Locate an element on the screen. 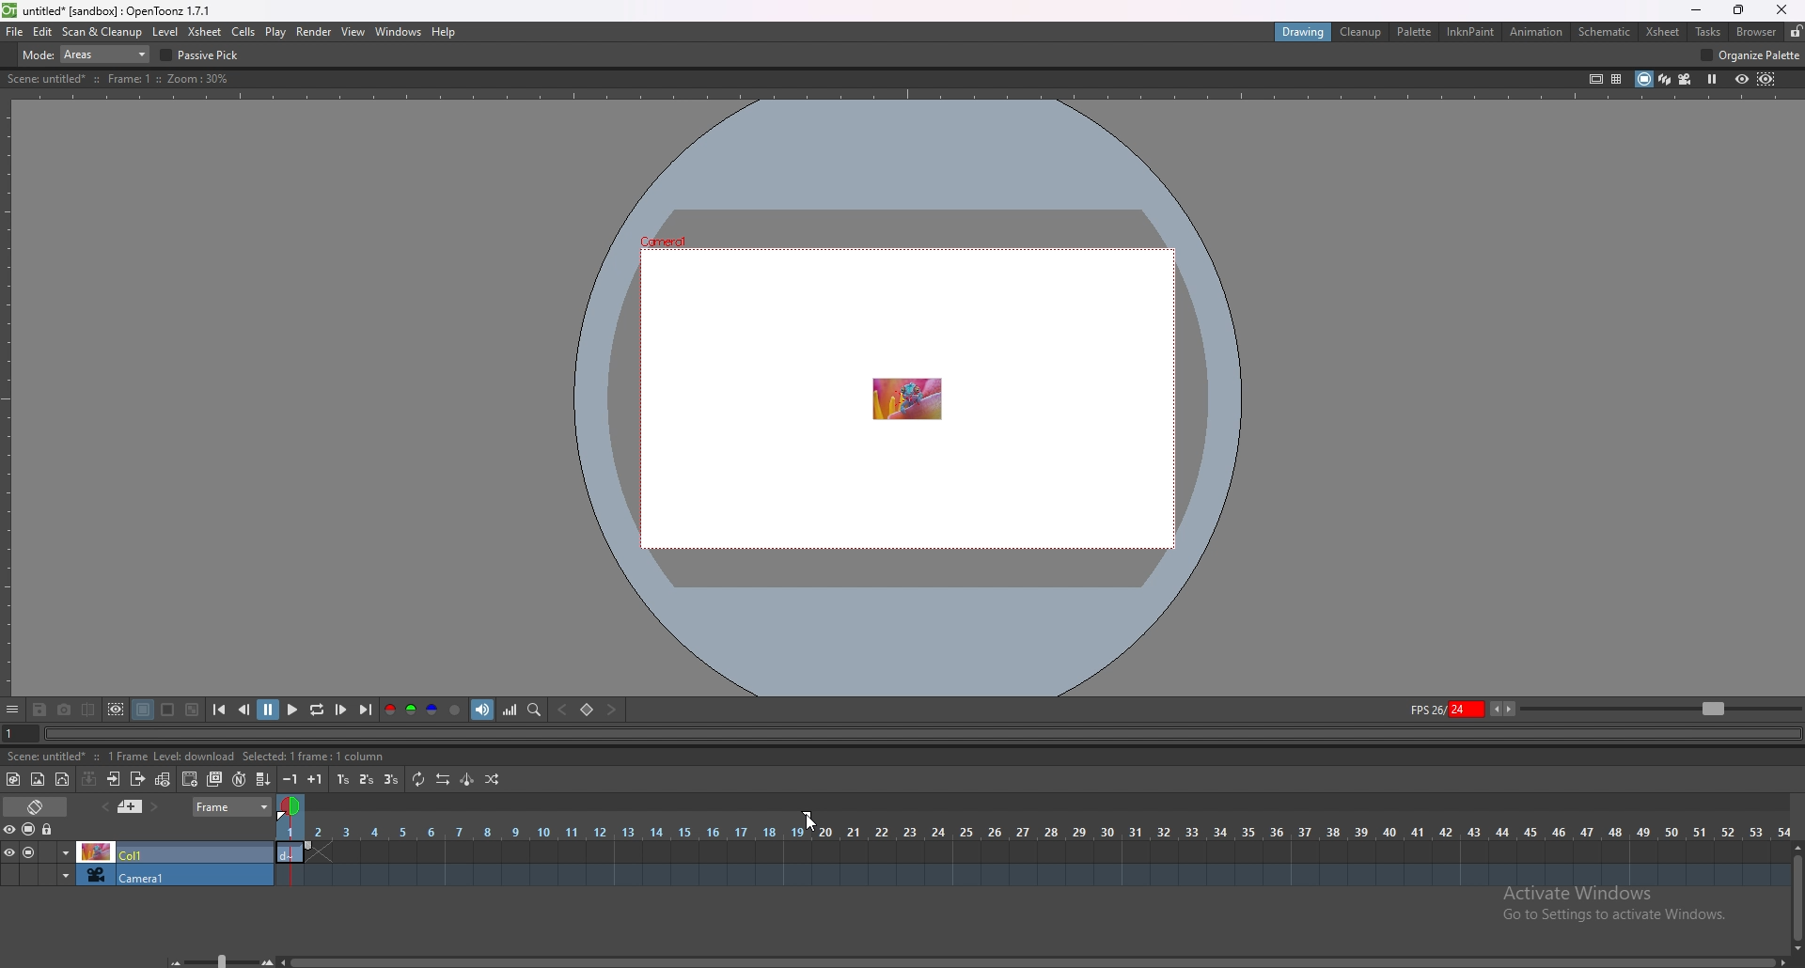  sub camera preview is located at coordinates (1767, 80).